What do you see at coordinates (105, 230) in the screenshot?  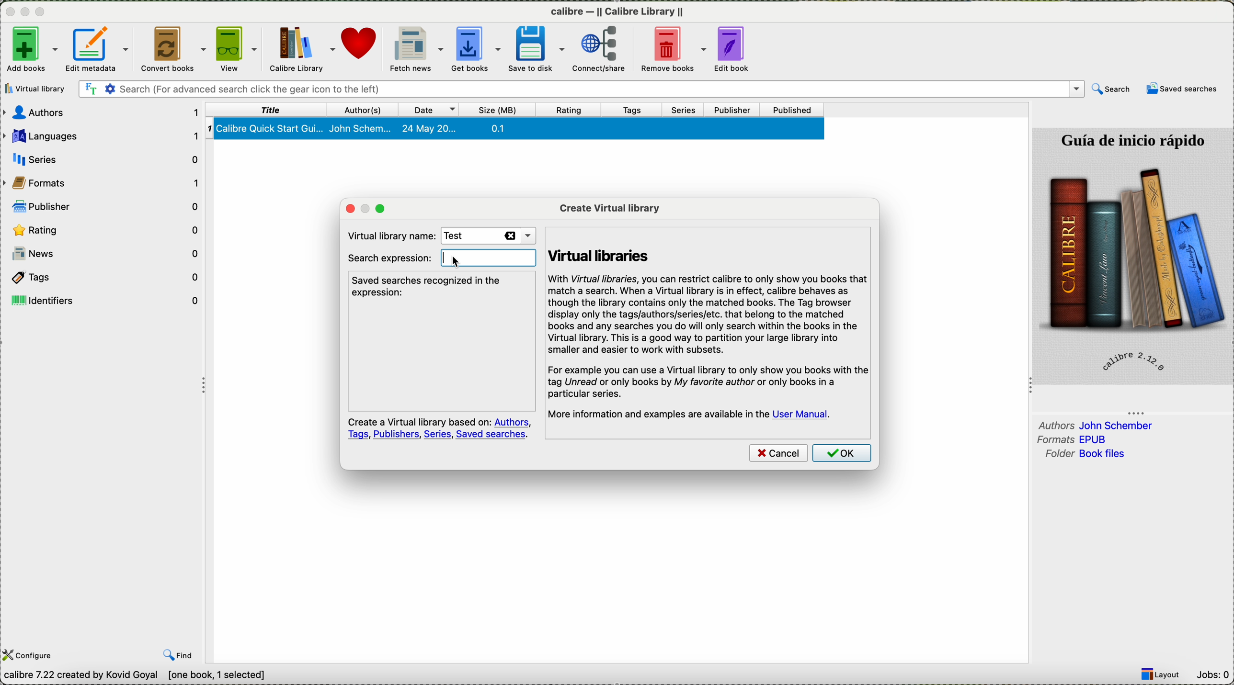 I see `rating` at bounding box center [105, 230].